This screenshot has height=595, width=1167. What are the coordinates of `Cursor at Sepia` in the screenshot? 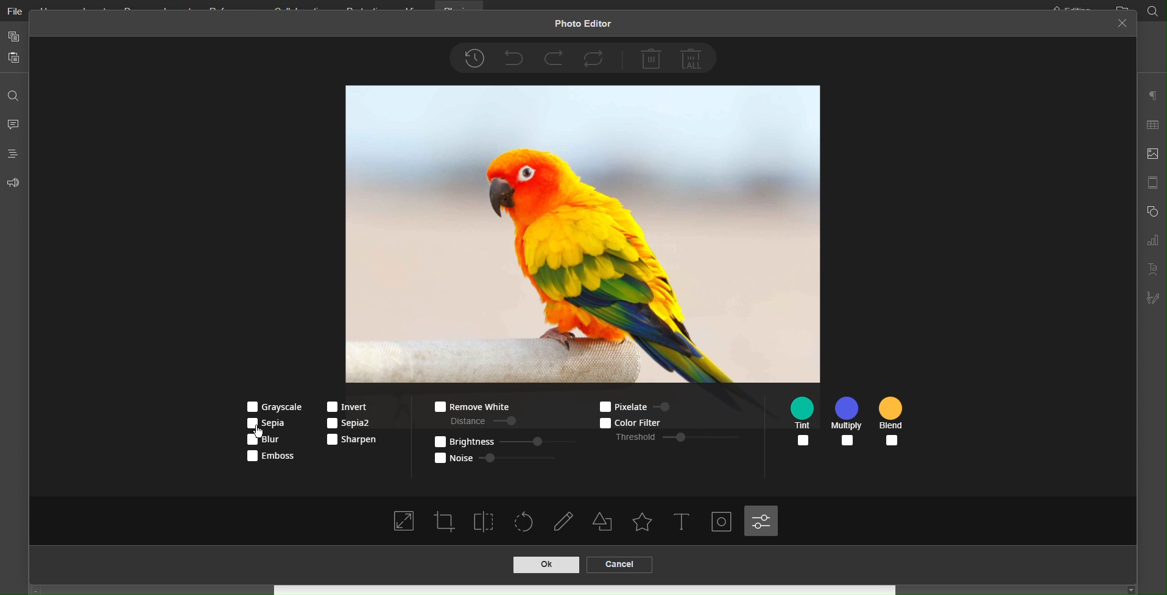 It's located at (259, 430).